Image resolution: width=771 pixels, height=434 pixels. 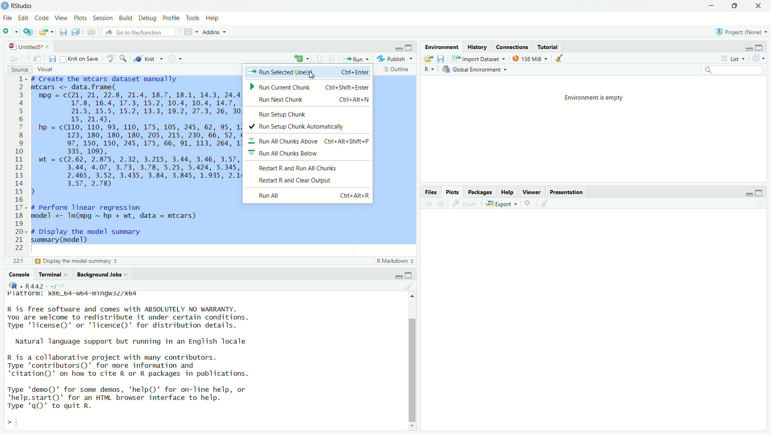 What do you see at coordinates (285, 142) in the screenshot?
I see `Run All Chunks Above` at bounding box center [285, 142].